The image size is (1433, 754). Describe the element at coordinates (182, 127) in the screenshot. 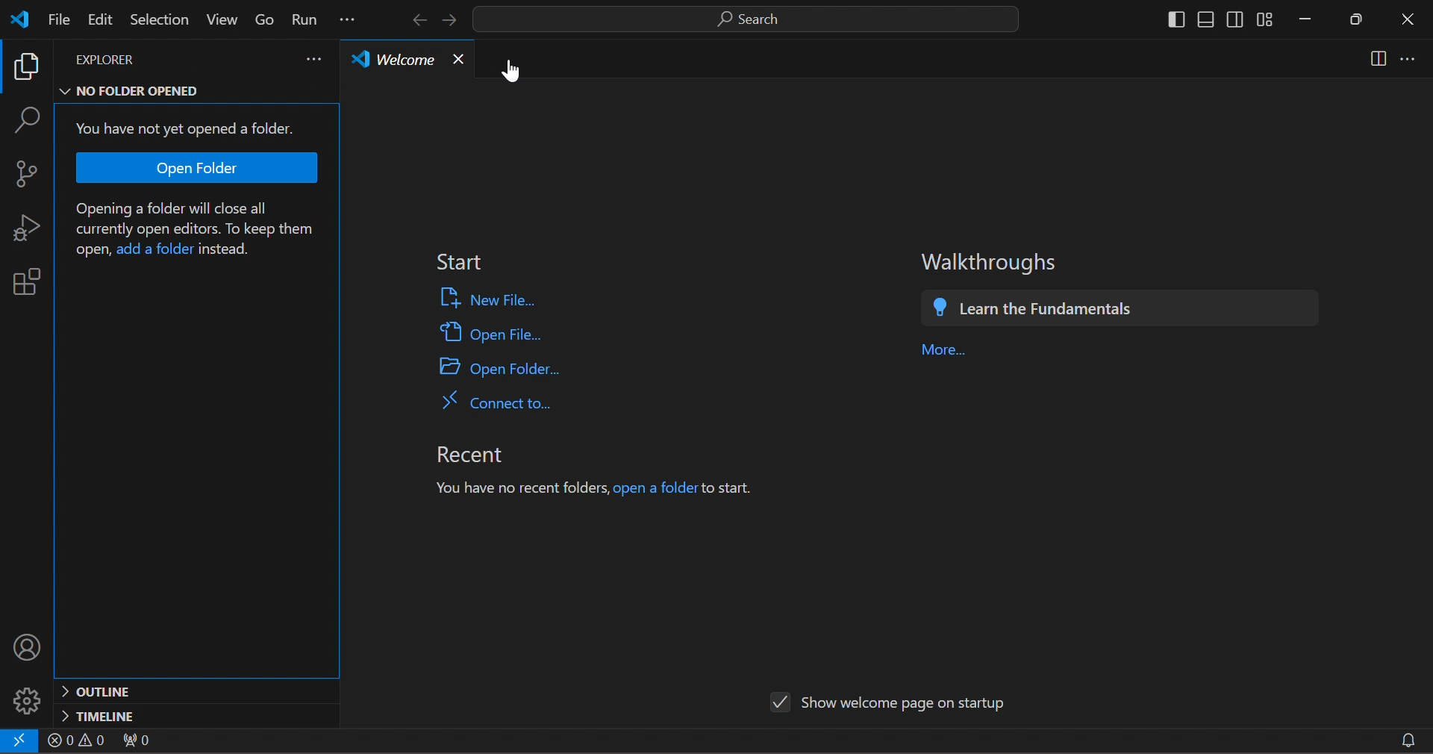

I see `you have not yet opened a folder` at that location.